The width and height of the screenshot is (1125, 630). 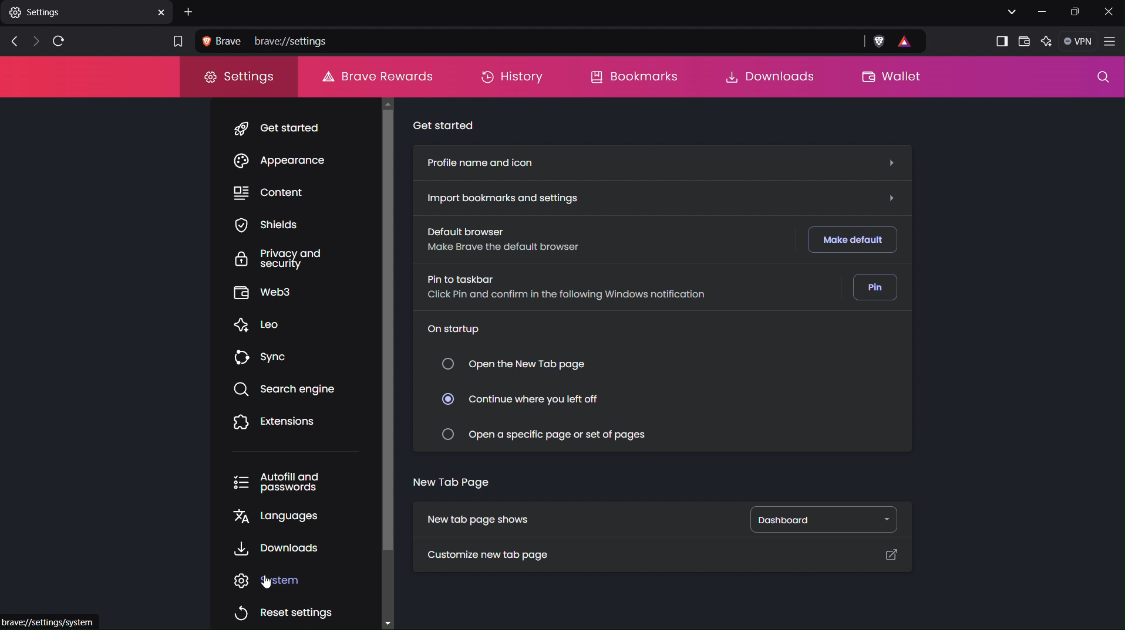 I want to click on , so click(x=53, y=621).